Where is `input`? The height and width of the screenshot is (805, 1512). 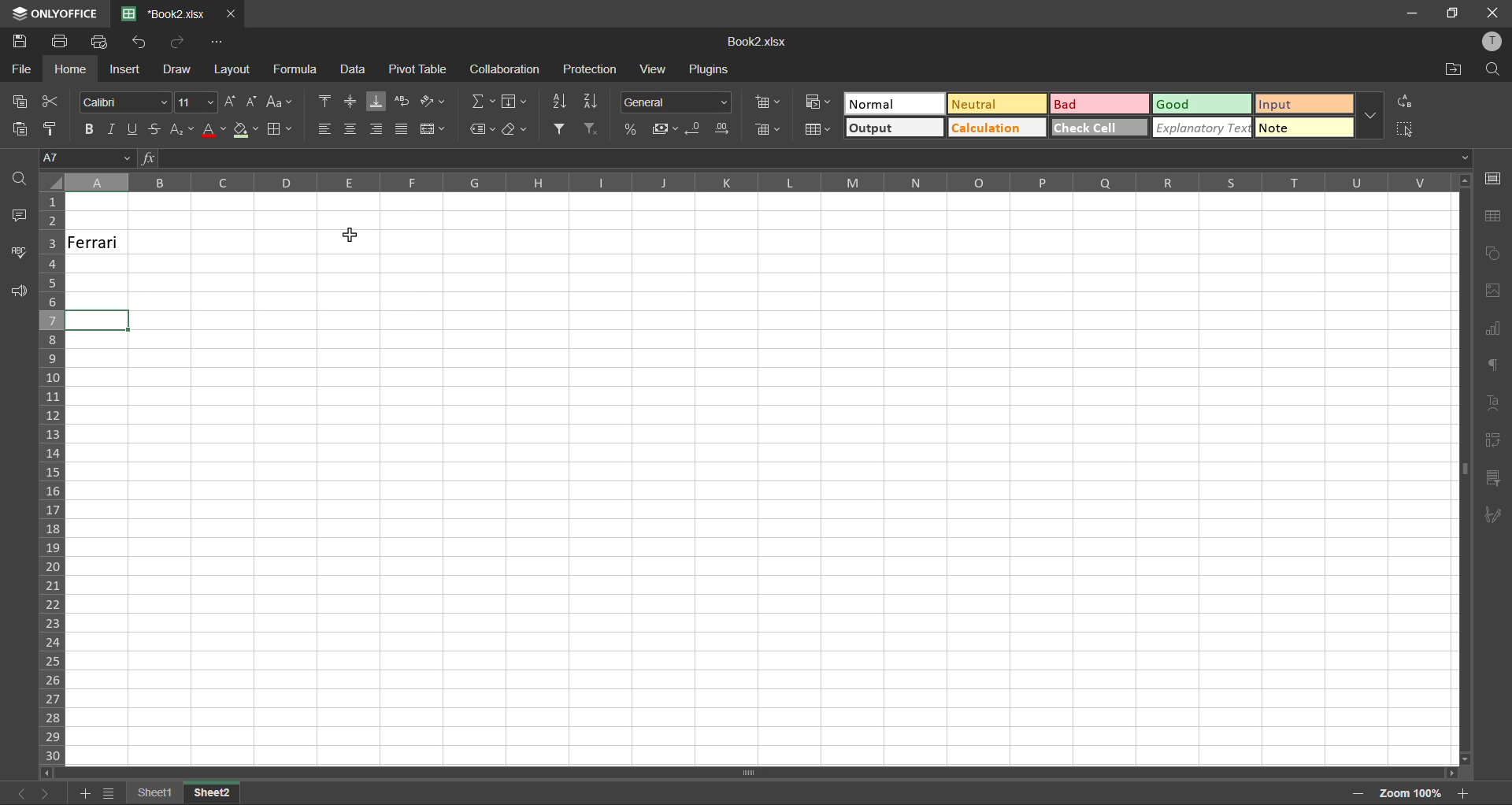
input is located at coordinates (1306, 105).